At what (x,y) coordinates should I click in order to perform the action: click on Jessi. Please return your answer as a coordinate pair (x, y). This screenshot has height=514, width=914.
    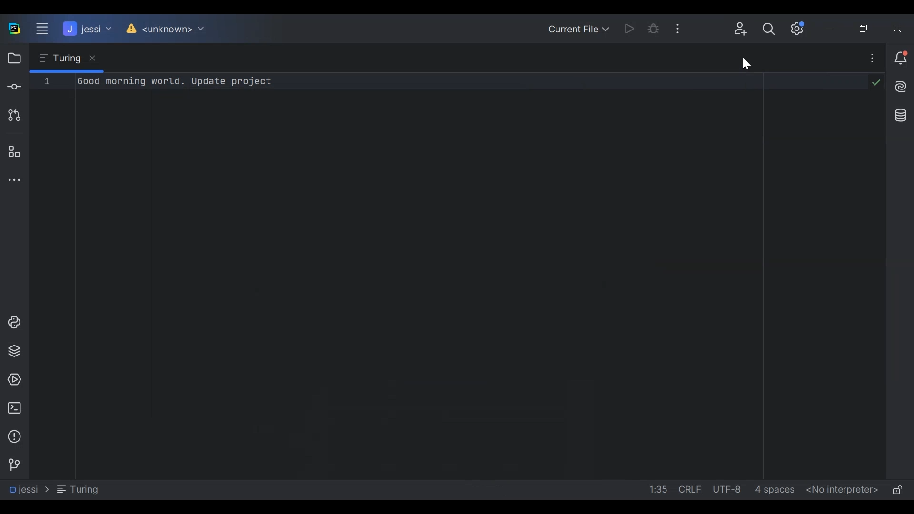
    Looking at the image, I should click on (86, 30).